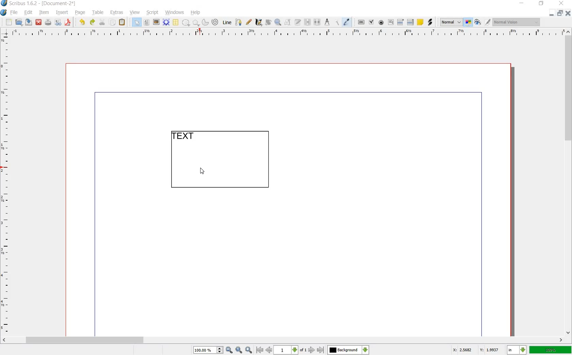 Image resolution: width=572 pixels, height=355 pixels. Describe the element at coordinates (48, 22) in the screenshot. I see `print` at that location.